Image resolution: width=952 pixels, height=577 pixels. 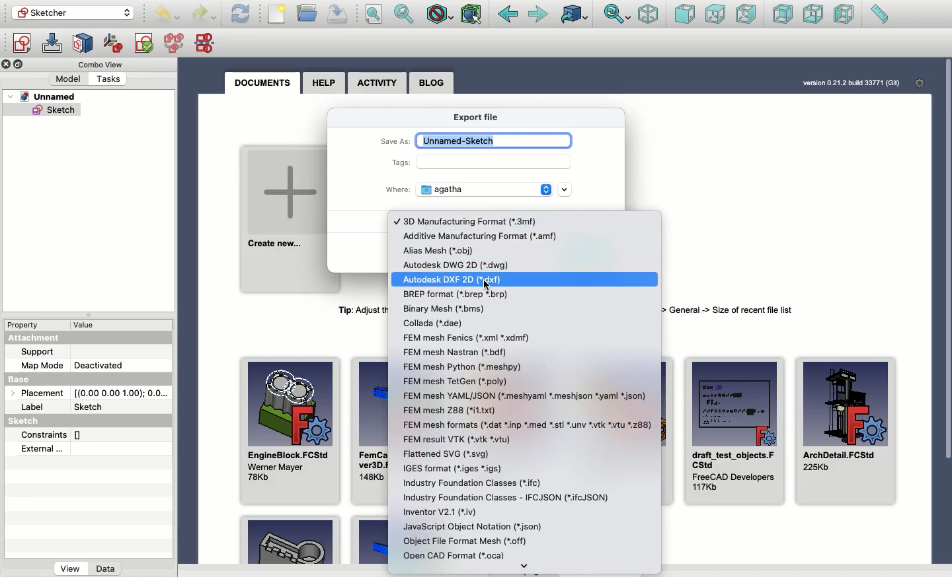 What do you see at coordinates (494, 141) in the screenshot?
I see `Unnamed-sketch` at bounding box center [494, 141].